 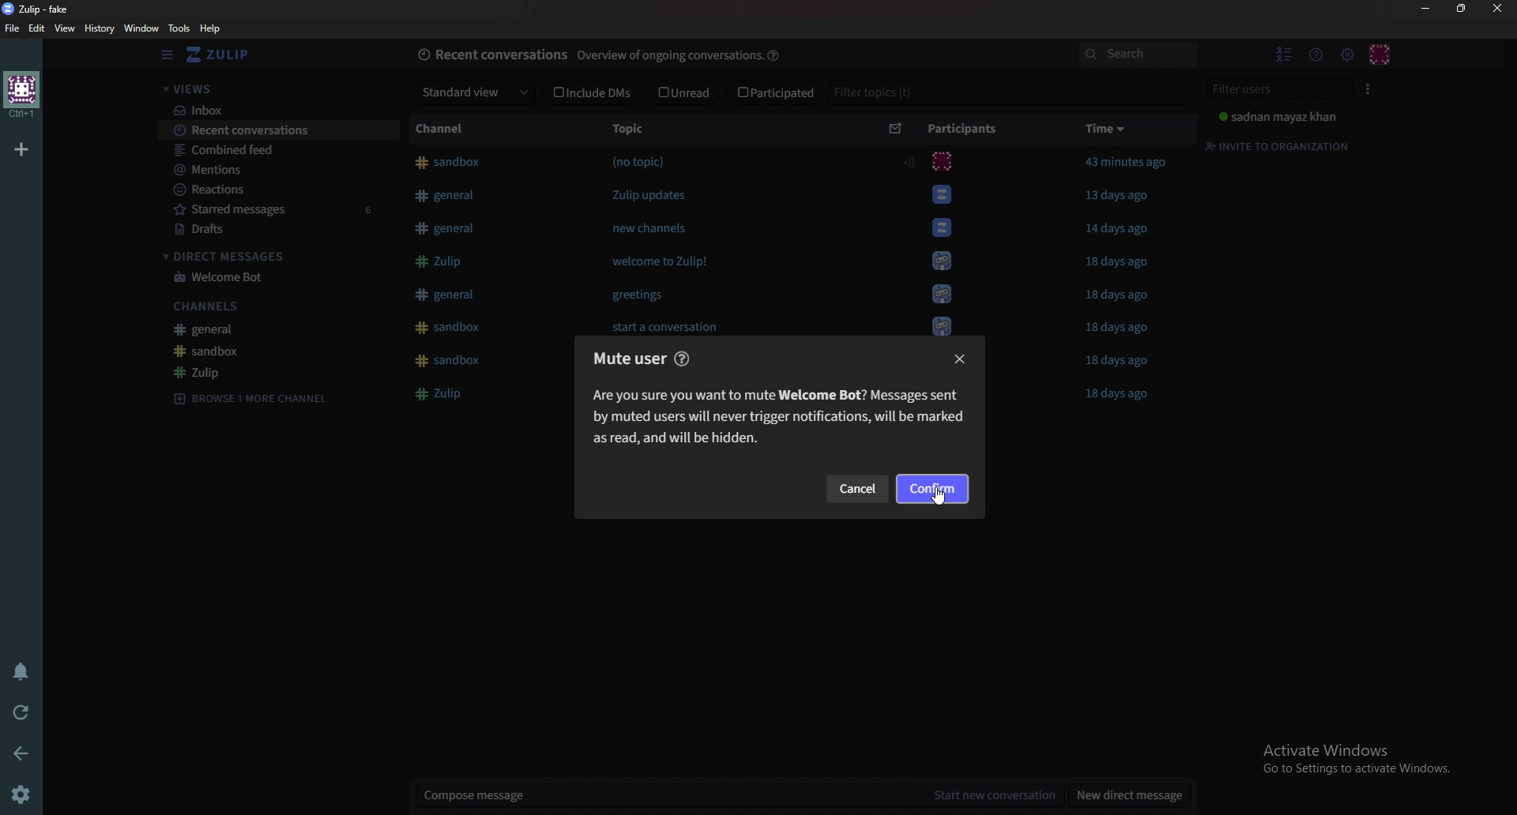 What do you see at coordinates (277, 110) in the screenshot?
I see `Inbox` at bounding box center [277, 110].